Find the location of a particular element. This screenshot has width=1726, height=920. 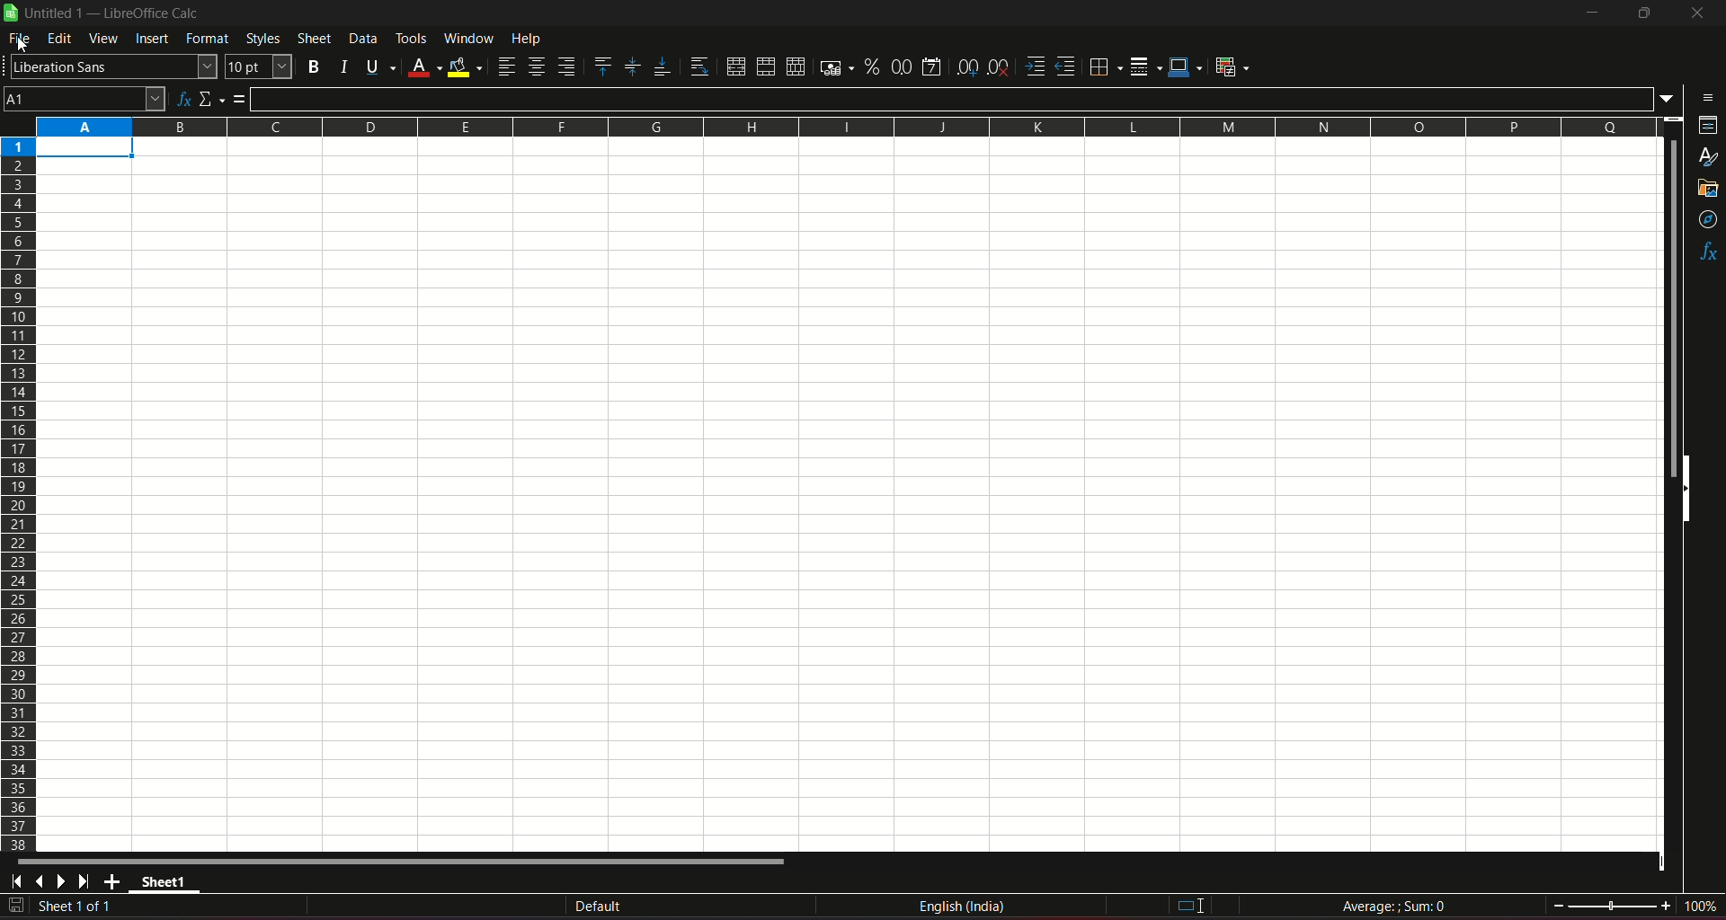

borders is located at coordinates (1105, 67).